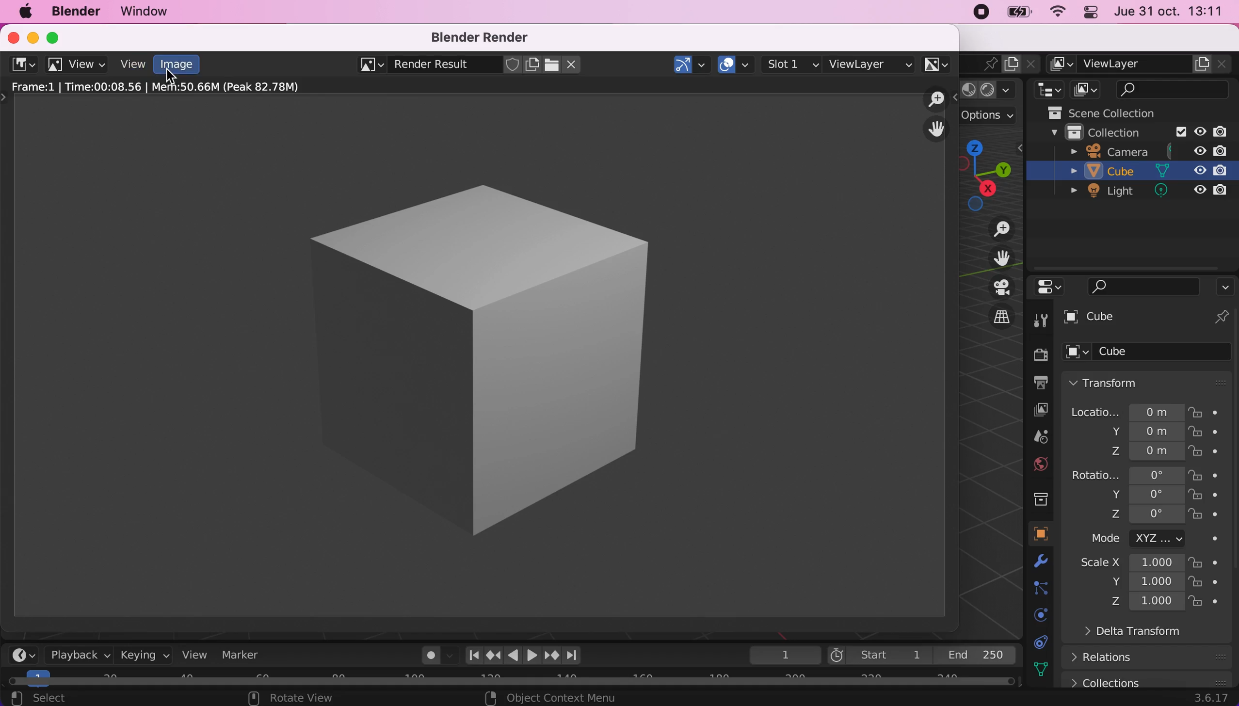 The height and width of the screenshot is (706, 1239). What do you see at coordinates (1038, 384) in the screenshot?
I see `output` at bounding box center [1038, 384].